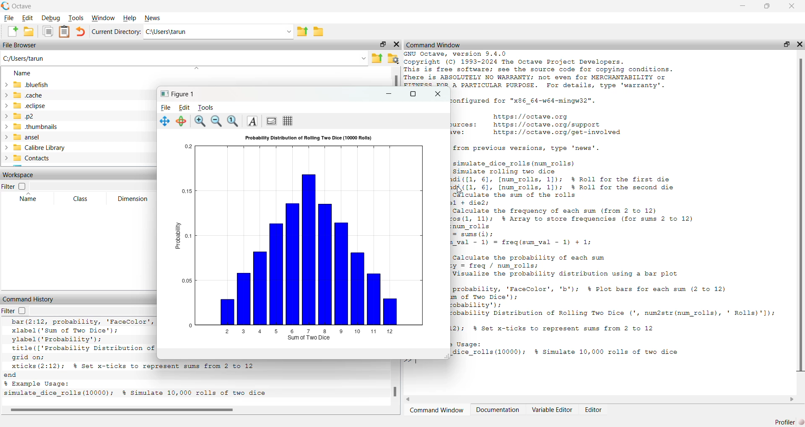 The height and width of the screenshot is (427, 805). What do you see at coordinates (10, 31) in the screenshot?
I see `add` at bounding box center [10, 31].